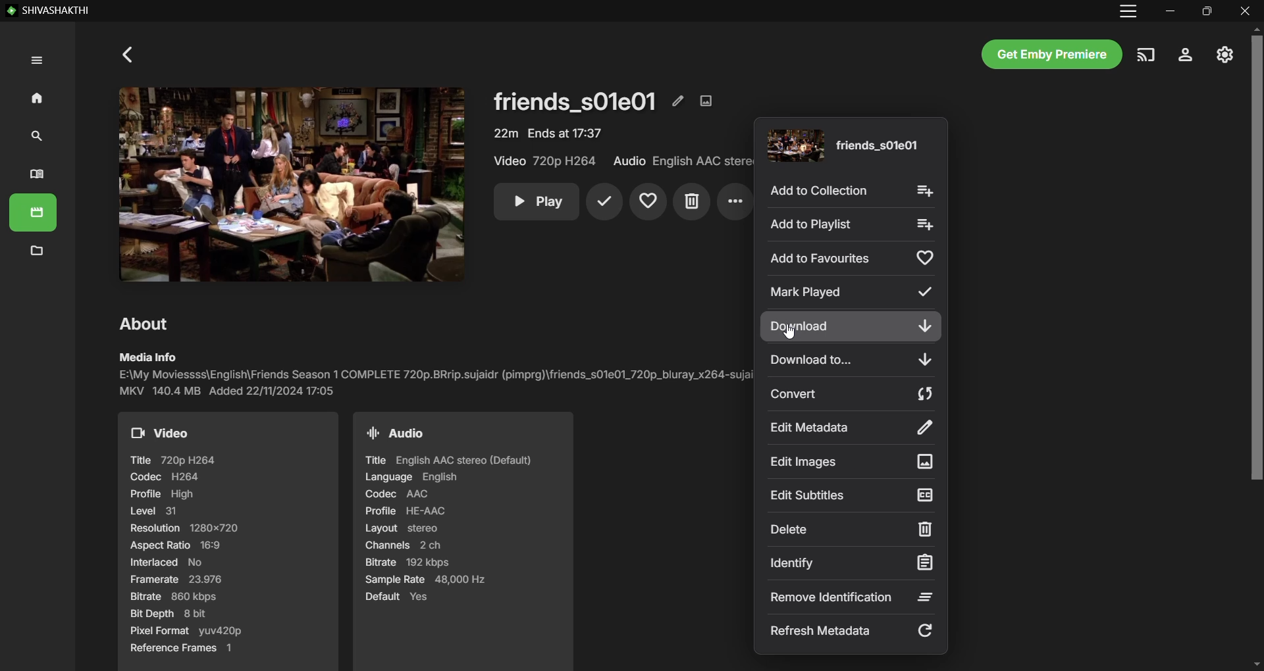 Image resolution: width=1264 pixels, height=671 pixels. I want to click on Settings, so click(1186, 55).